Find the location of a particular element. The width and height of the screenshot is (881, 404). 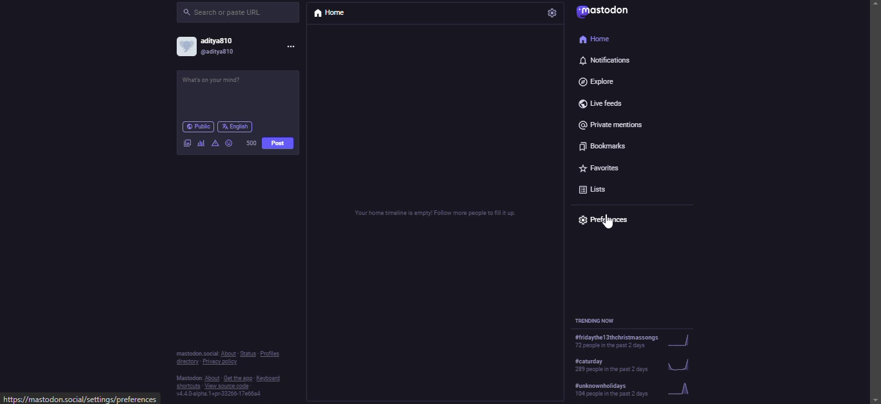

trending is located at coordinates (646, 339).